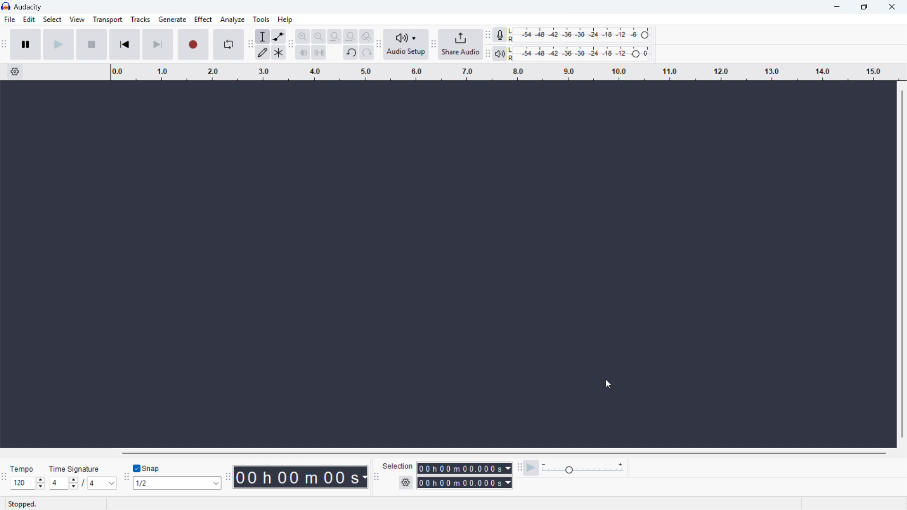 The width and height of the screenshot is (907, 510). I want to click on timeline settings, so click(15, 72).